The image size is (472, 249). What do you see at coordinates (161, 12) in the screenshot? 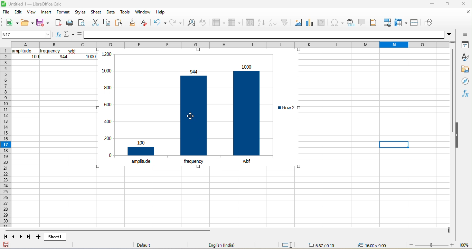
I see `help` at bounding box center [161, 12].